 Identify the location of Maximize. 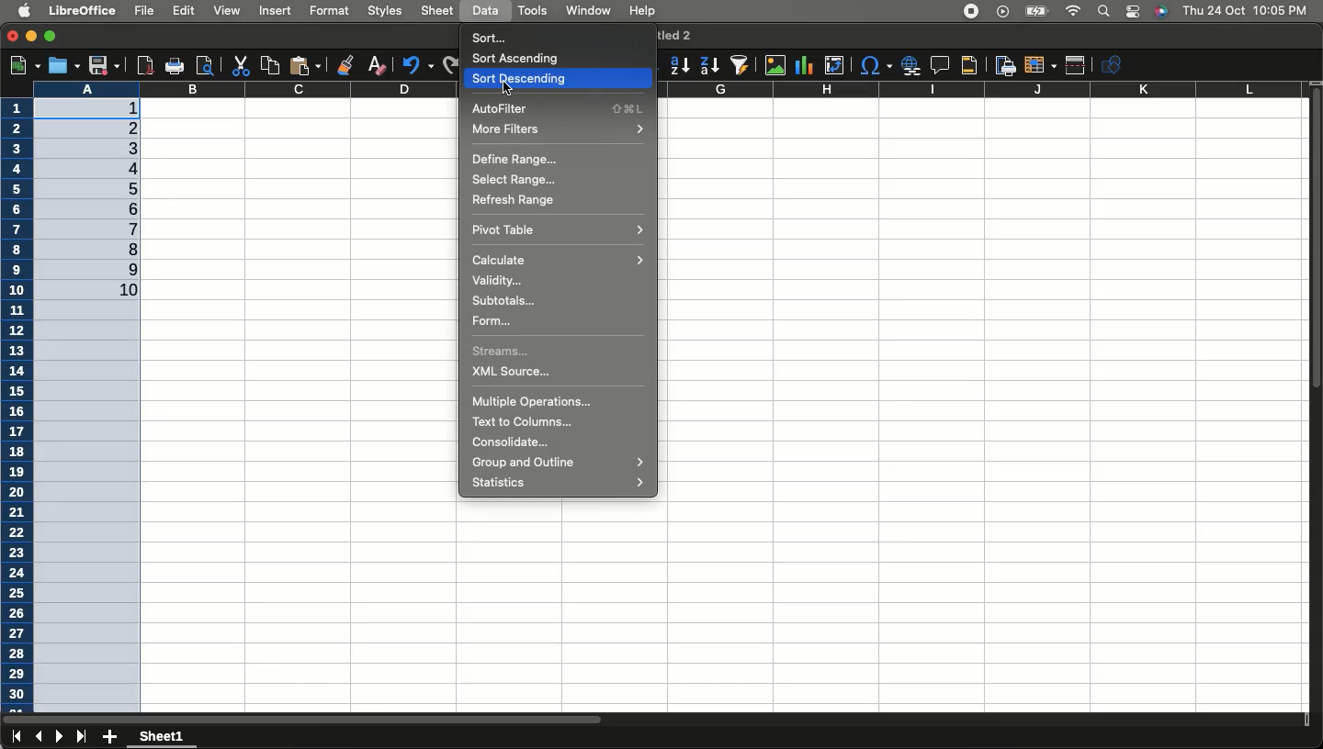
(51, 34).